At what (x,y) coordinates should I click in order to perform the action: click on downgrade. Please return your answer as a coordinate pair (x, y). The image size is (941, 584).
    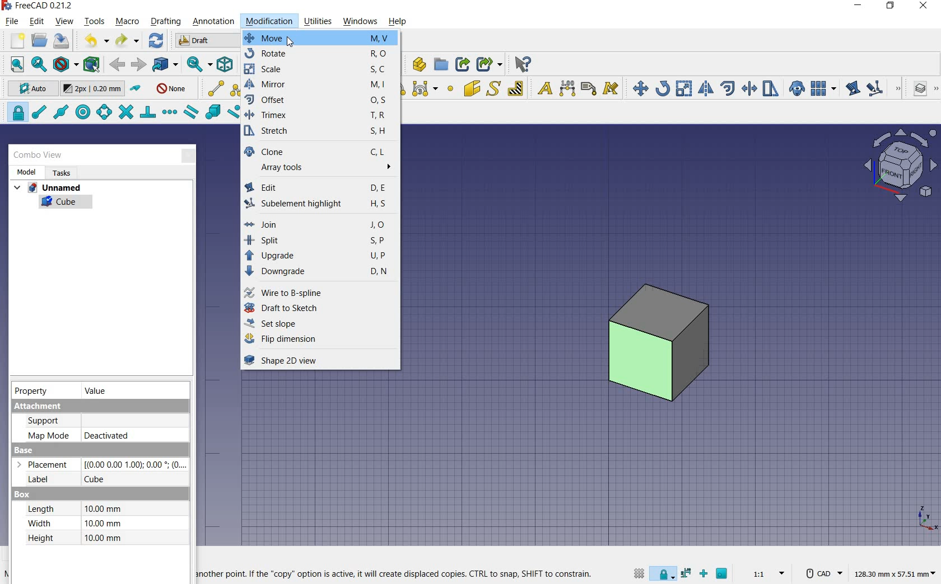
    Looking at the image, I should click on (320, 272).